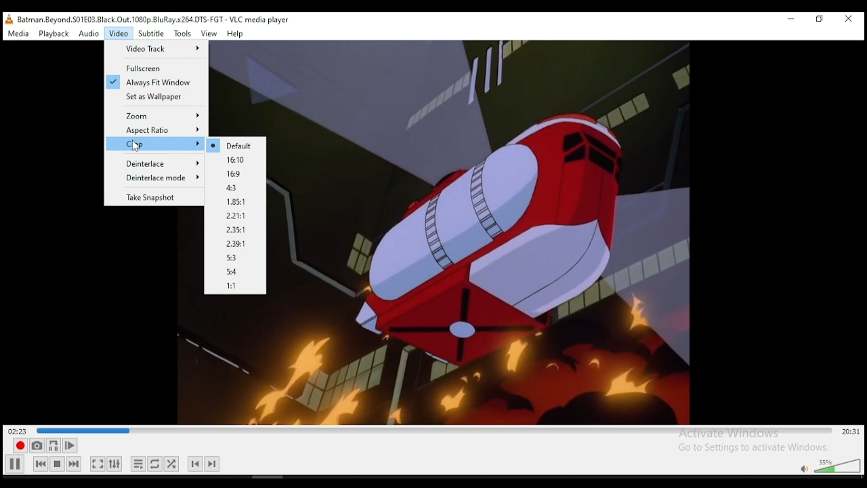 This screenshot has height=488, width=867. Describe the element at coordinates (207, 33) in the screenshot. I see `view` at that location.